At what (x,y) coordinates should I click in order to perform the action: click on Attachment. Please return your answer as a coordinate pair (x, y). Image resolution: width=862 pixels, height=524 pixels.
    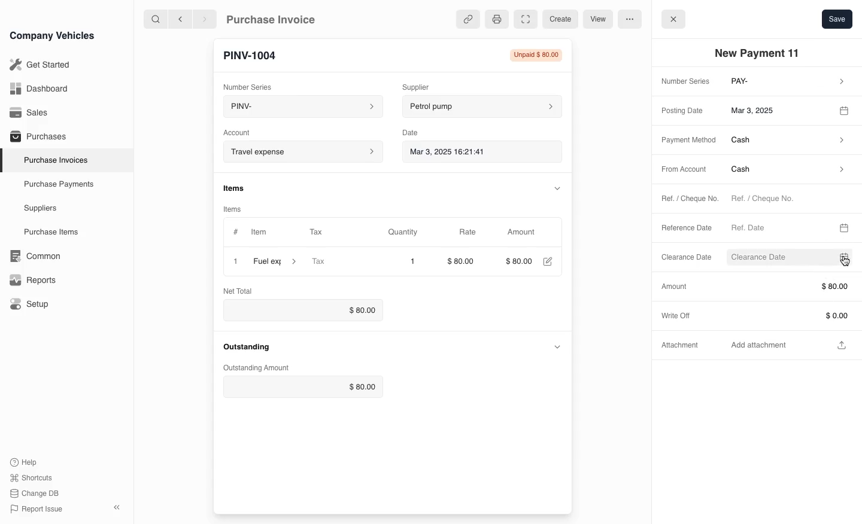
    Looking at the image, I should click on (682, 348).